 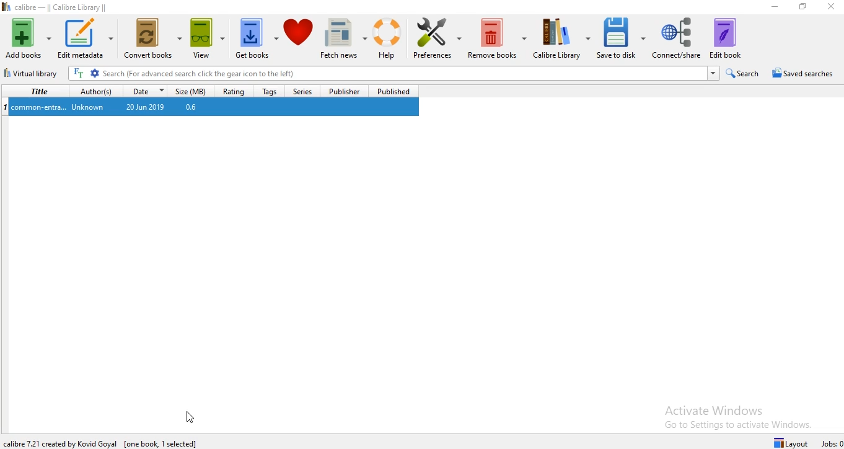 I want to click on Advanced Search, so click(x=94, y=74).